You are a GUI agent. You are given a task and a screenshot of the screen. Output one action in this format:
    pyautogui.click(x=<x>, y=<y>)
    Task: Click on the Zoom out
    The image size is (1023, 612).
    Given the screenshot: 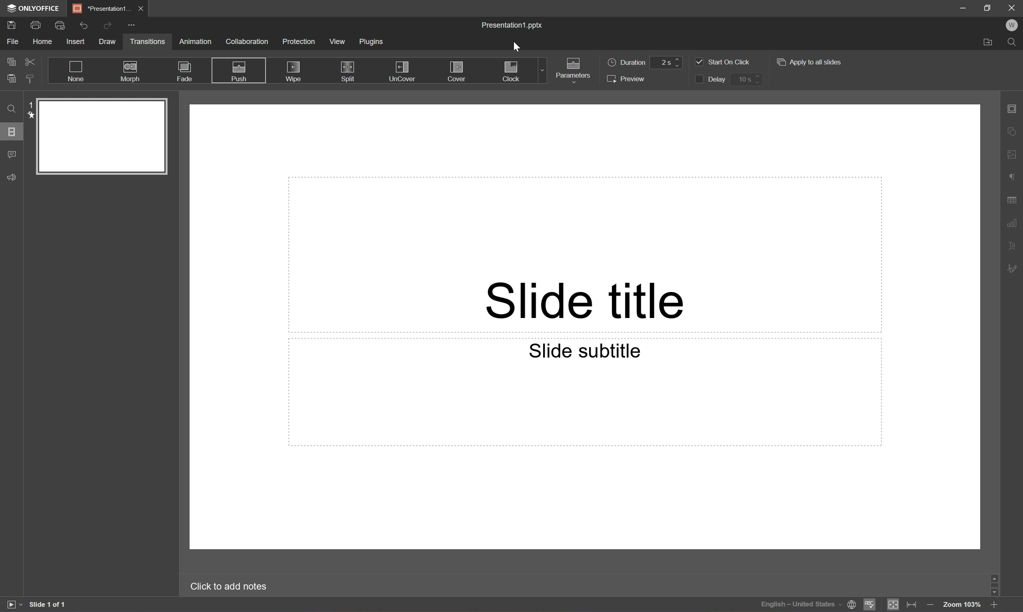 What is the action you would take?
    pyautogui.click(x=930, y=606)
    